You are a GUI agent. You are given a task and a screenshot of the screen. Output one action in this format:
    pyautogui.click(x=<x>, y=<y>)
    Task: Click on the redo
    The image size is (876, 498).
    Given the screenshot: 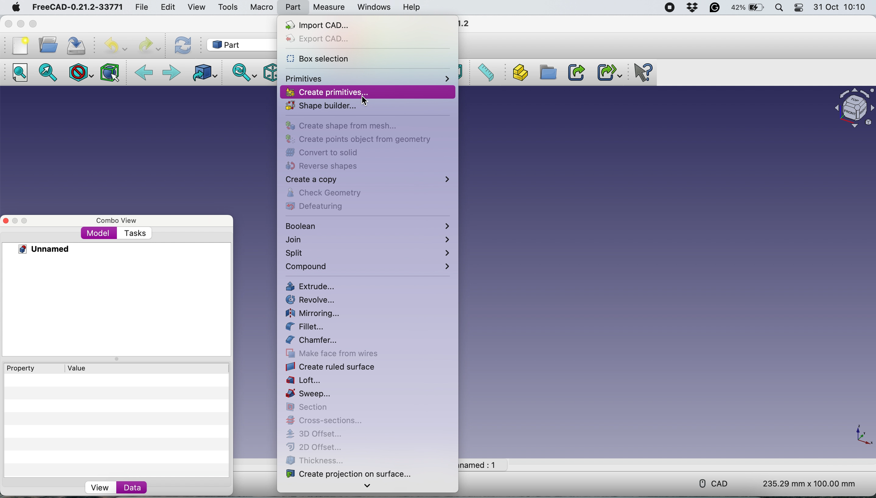 What is the action you would take?
    pyautogui.click(x=148, y=45)
    